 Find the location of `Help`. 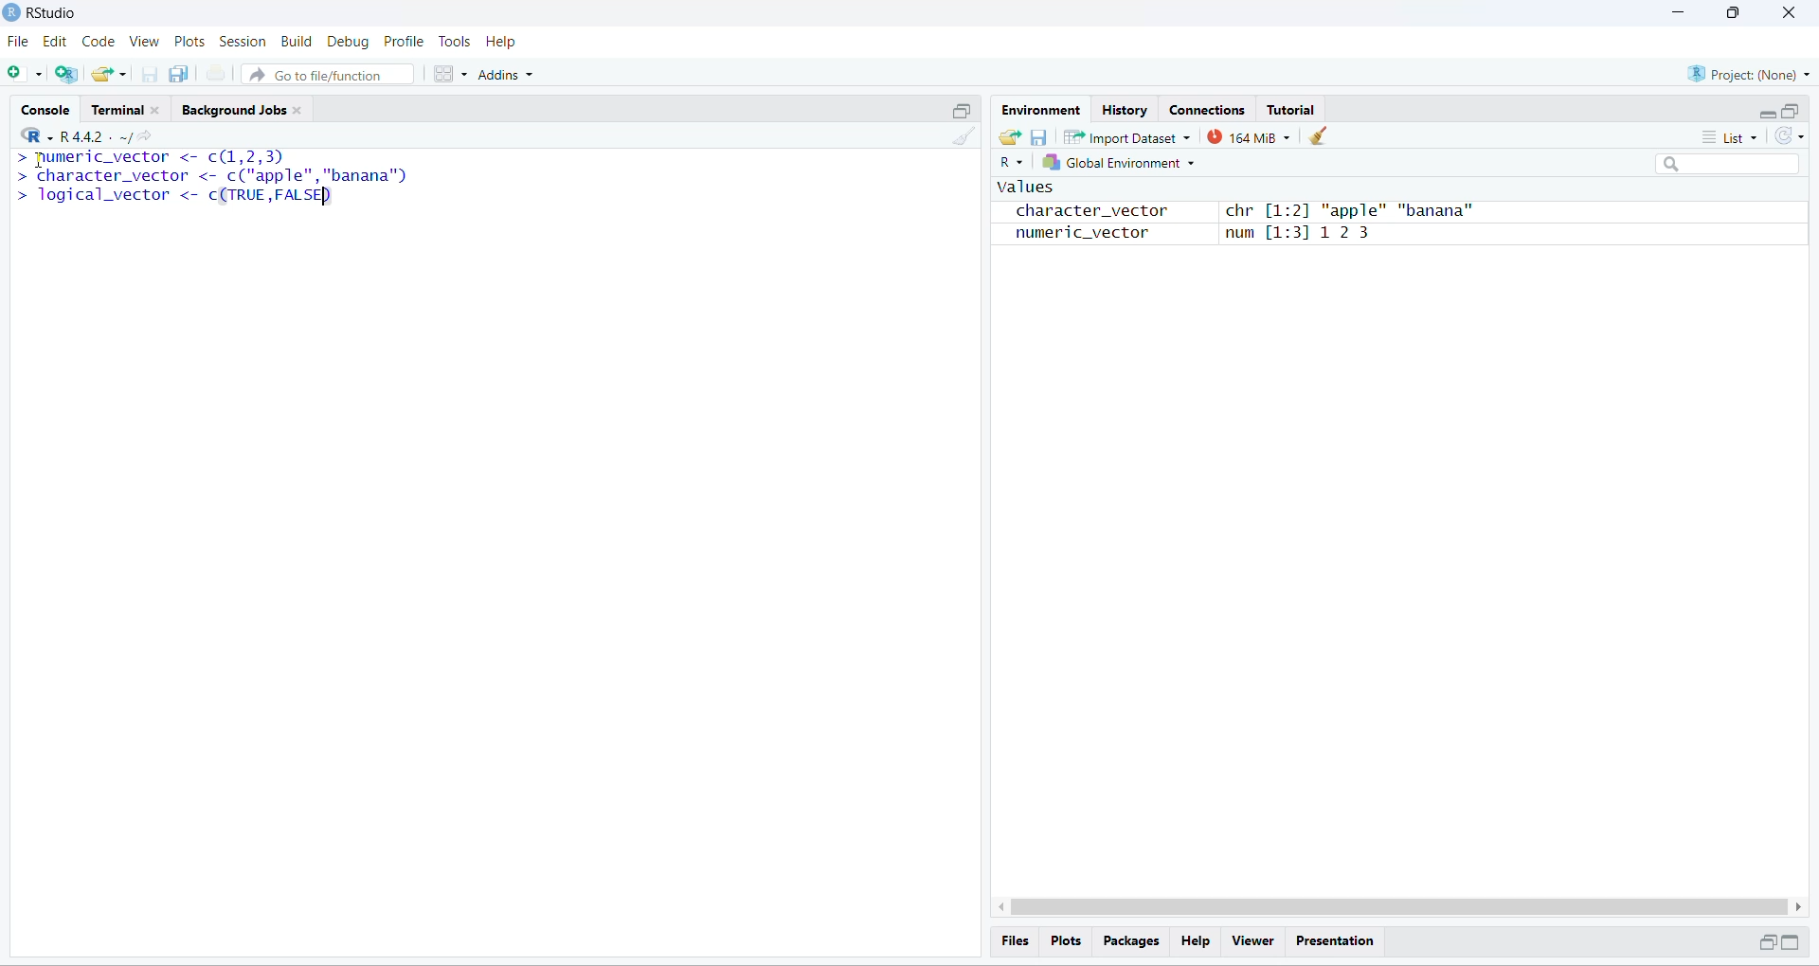

Help is located at coordinates (1195, 941).